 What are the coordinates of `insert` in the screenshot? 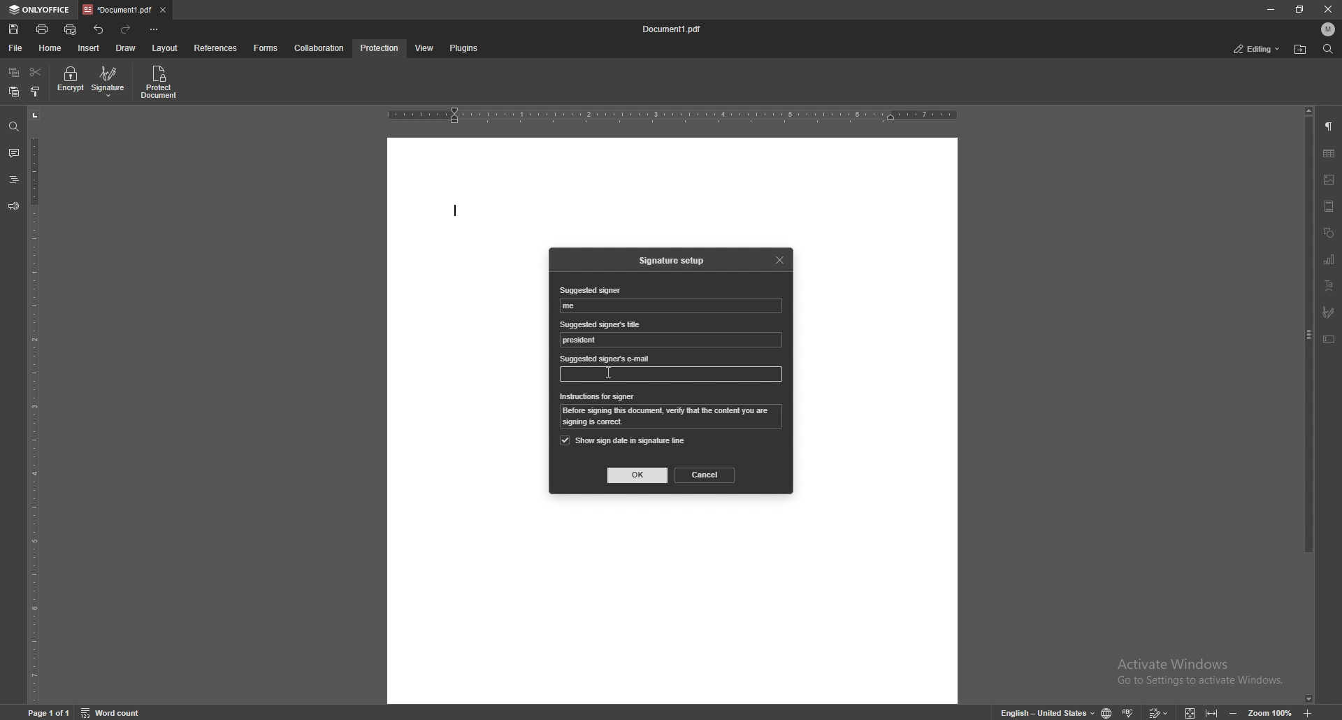 It's located at (90, 48).